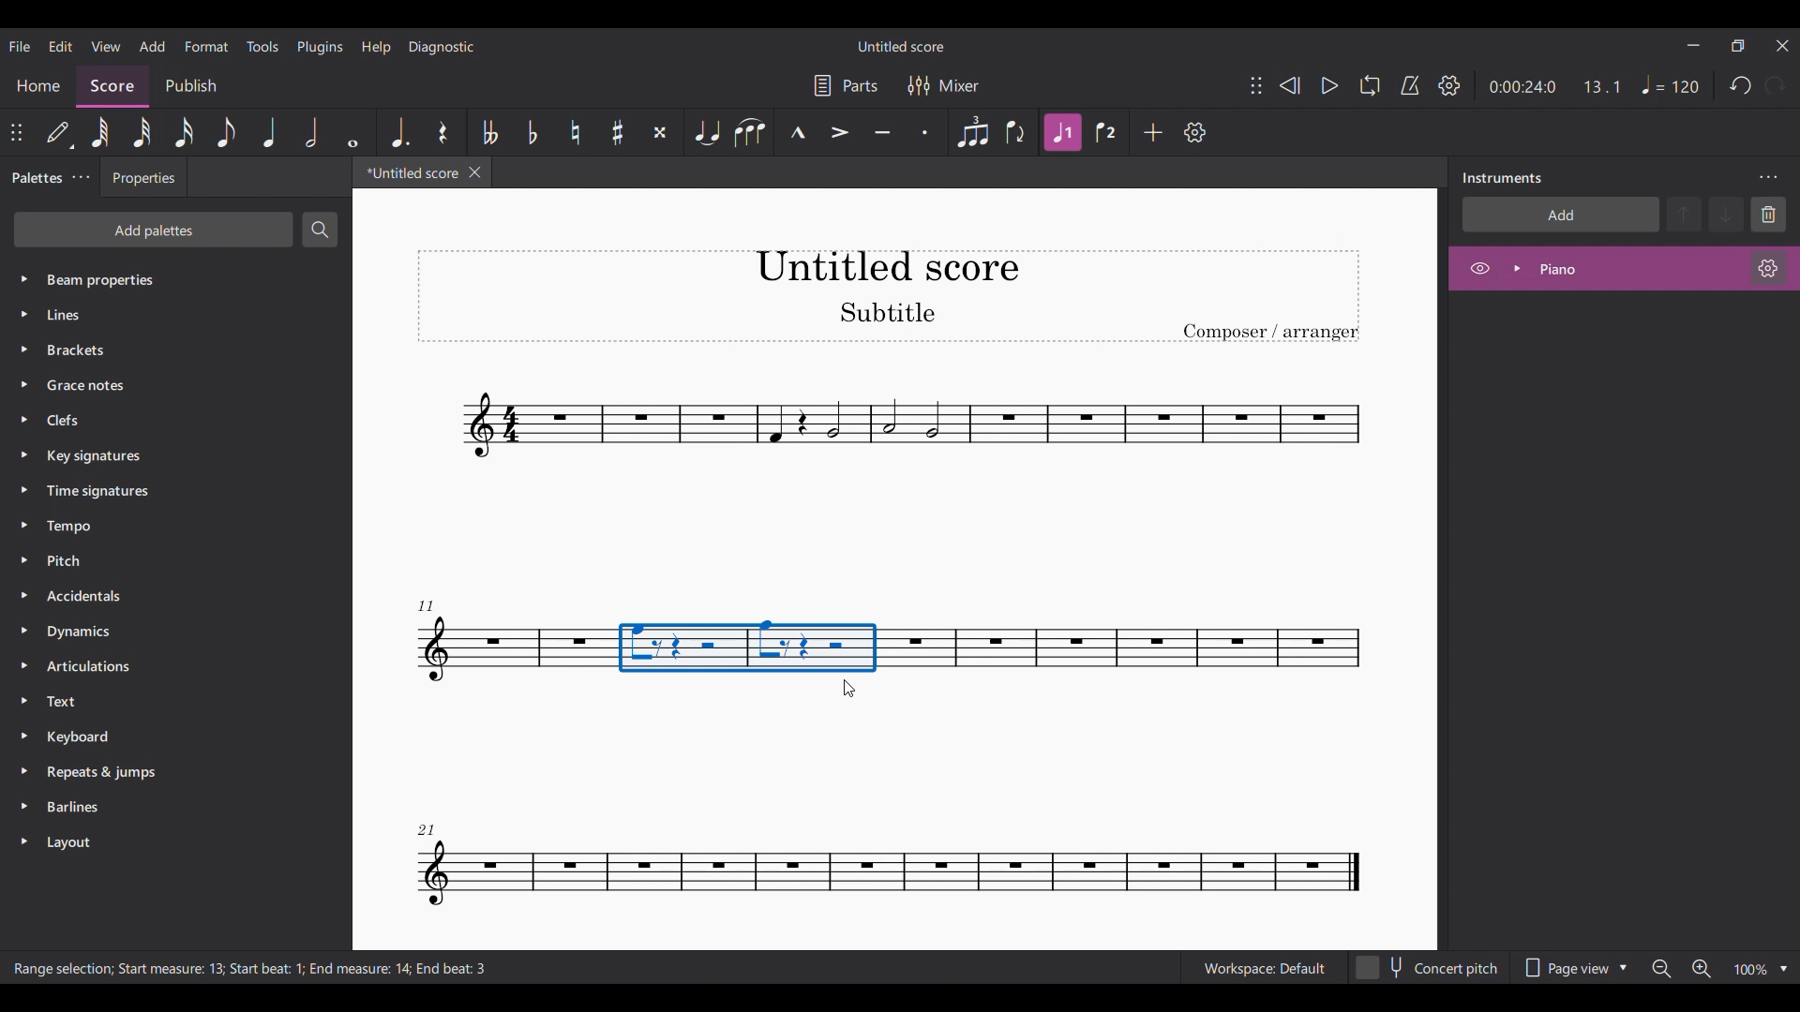 The image size is (1800, 1012). What do you see at coordinates (1577, 962) in the screenshot?
I see `Page view options` at bounding box center [1577, 962].